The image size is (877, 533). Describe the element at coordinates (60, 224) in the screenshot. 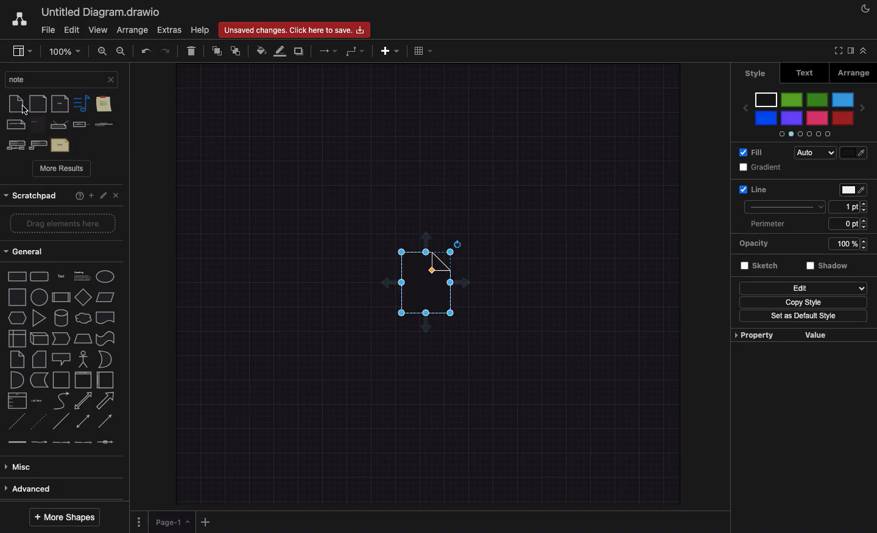

I see `drag elements here` at that location.